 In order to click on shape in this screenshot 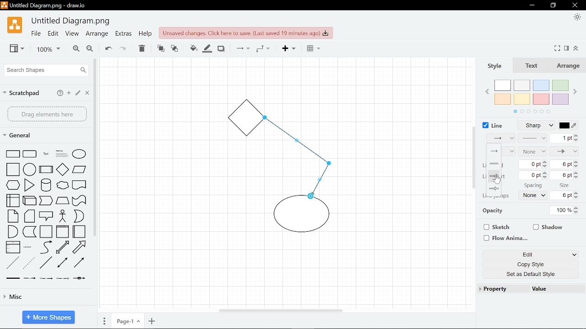, I will do `click(30, 217)`.